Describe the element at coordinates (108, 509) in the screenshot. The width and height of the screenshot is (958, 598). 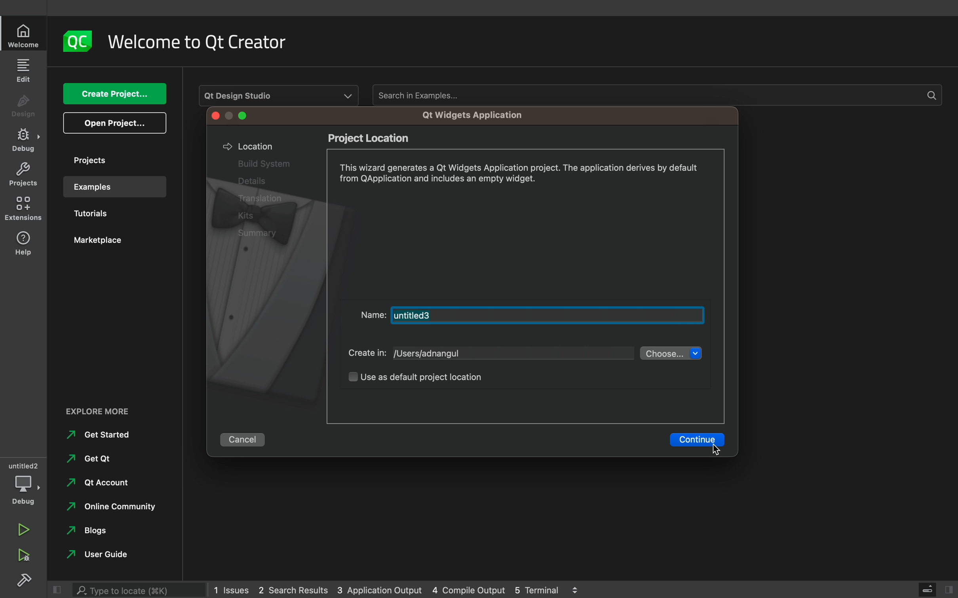
I see `` at that location.